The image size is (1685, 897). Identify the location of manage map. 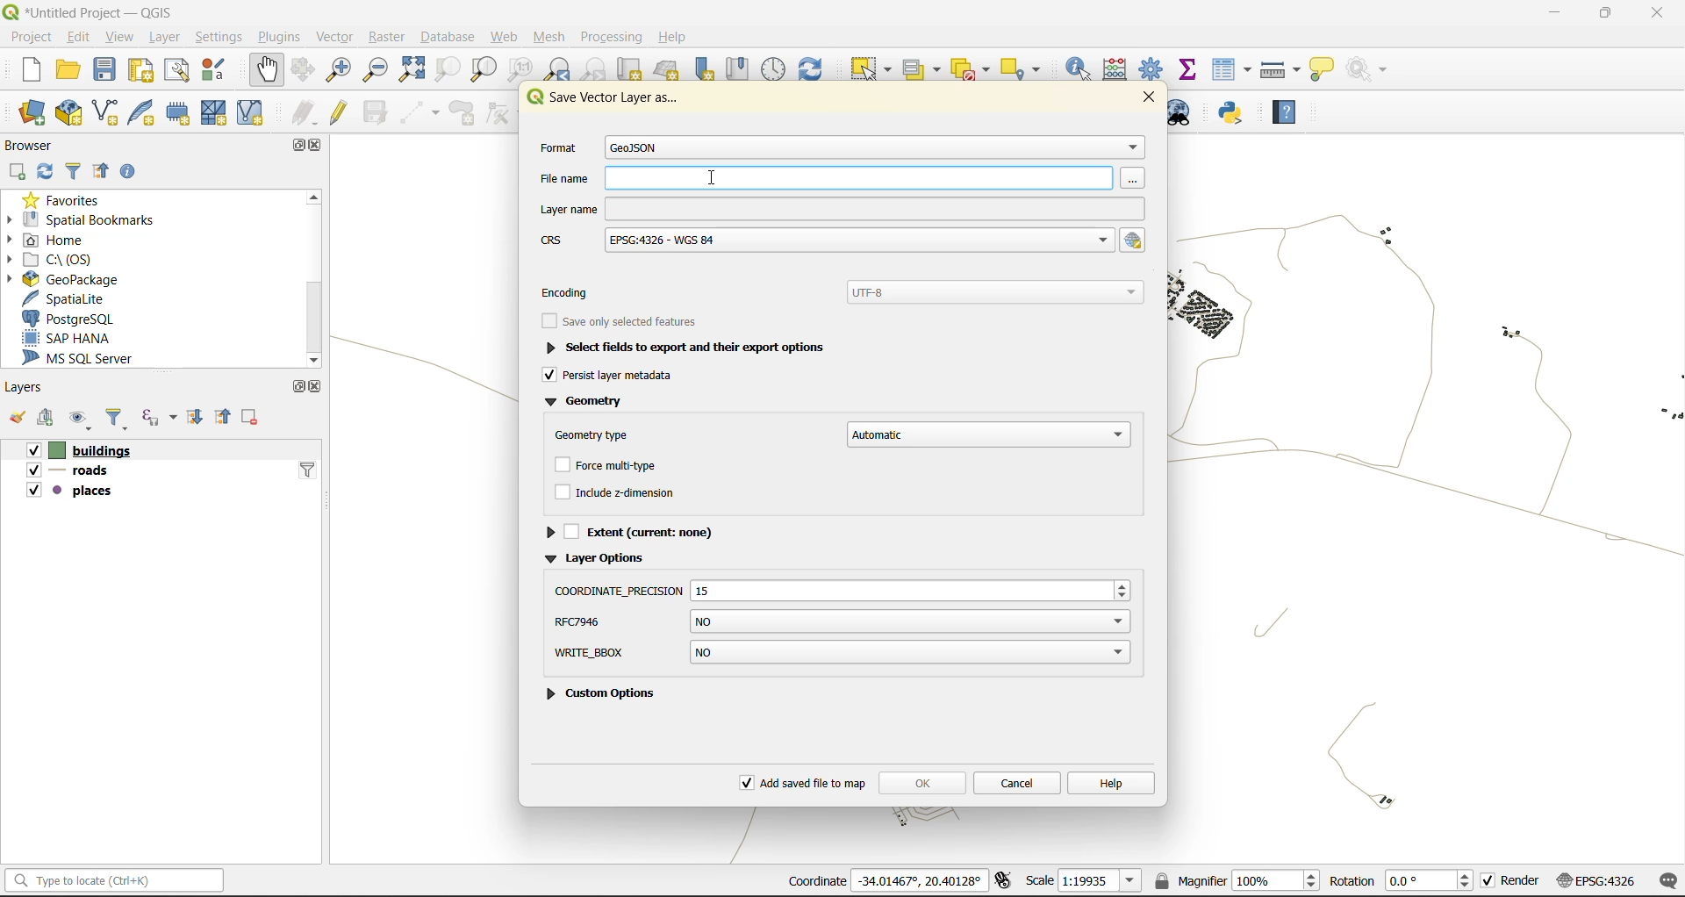
(77, 420).